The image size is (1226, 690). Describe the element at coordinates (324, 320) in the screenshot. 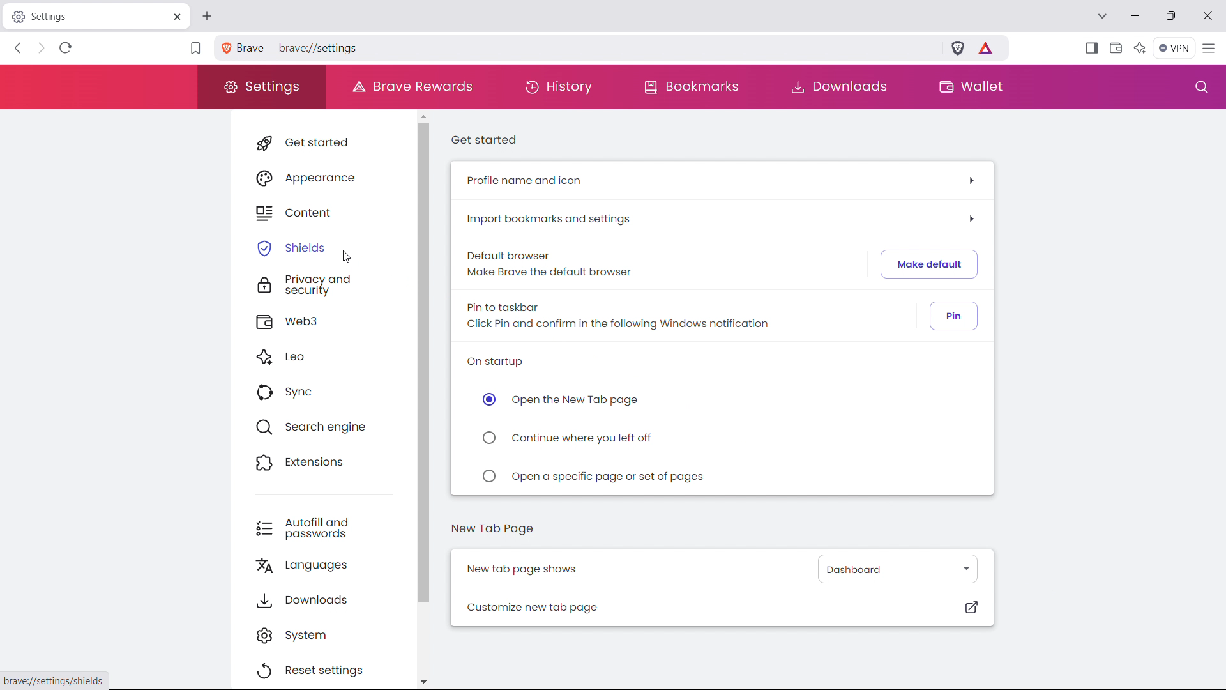

I see `web3` at that location.